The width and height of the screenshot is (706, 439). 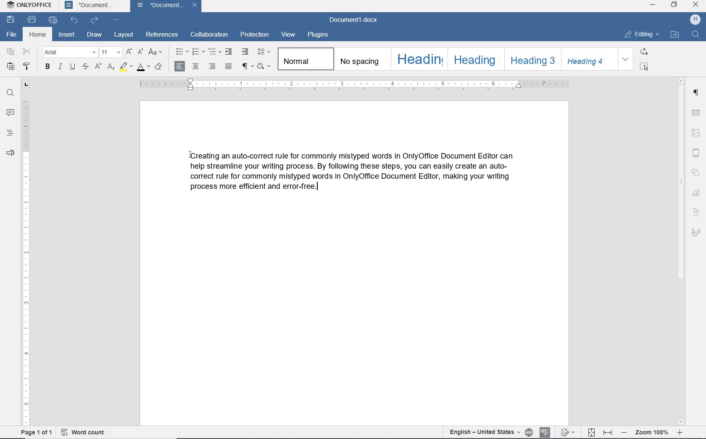 What do you see at coordinates (289, 35) in the screenshot?
I see `view` at bounding box center [289, 35].